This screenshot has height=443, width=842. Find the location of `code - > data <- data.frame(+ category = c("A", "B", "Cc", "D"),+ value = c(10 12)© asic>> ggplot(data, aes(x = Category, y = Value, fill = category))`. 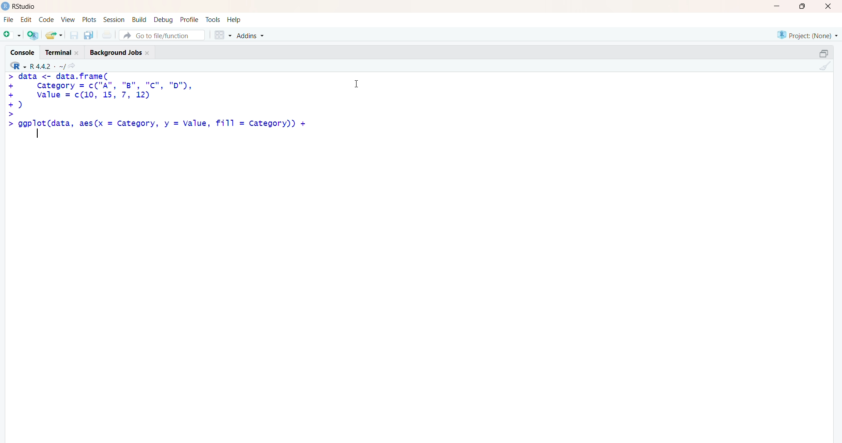

code - > data <- data.frame(+ category = c("A", "B", "Cc", "D"),+ value = c(10 12)© asic>> ggplot(data, aes(x = Category, y = Value, fill = category)) is located at coordinates (158, 105).